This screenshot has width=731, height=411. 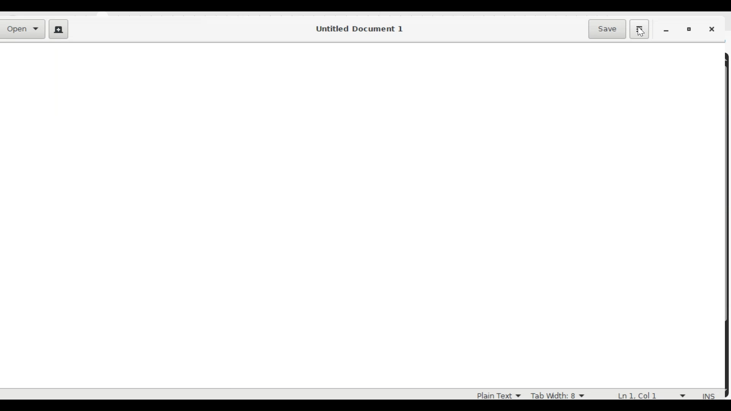 What do you see at coordinates (668, 30) in the screenshot?
I see `minimize` at bounding box center [668, 30].